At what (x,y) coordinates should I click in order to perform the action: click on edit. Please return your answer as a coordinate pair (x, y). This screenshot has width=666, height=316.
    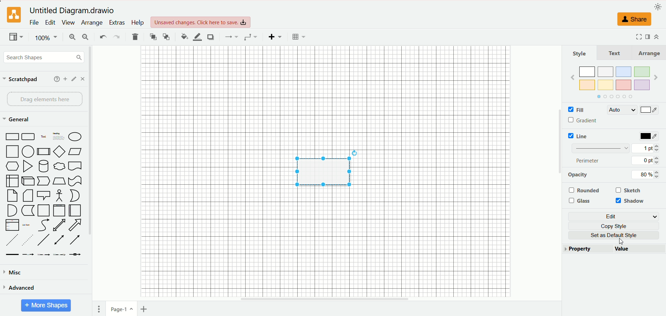
    Looking at the image, I should click on (615, 217).